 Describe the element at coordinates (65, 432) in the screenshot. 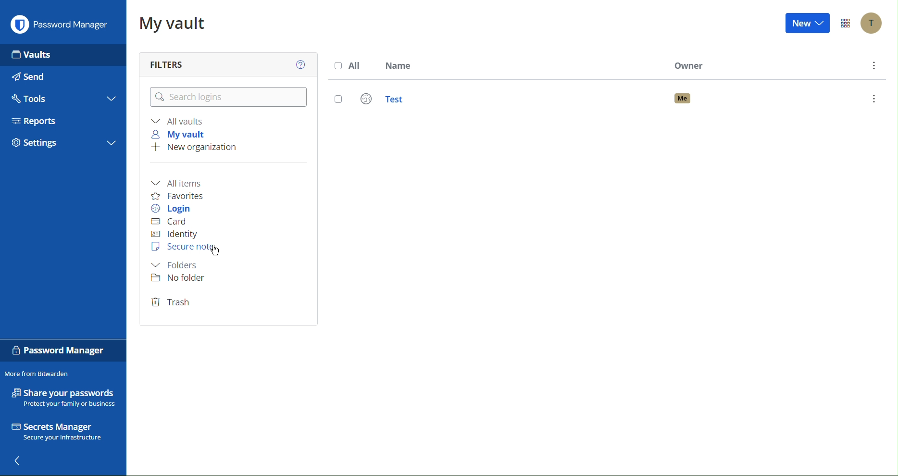

I see `Secrets Manager` at that location.